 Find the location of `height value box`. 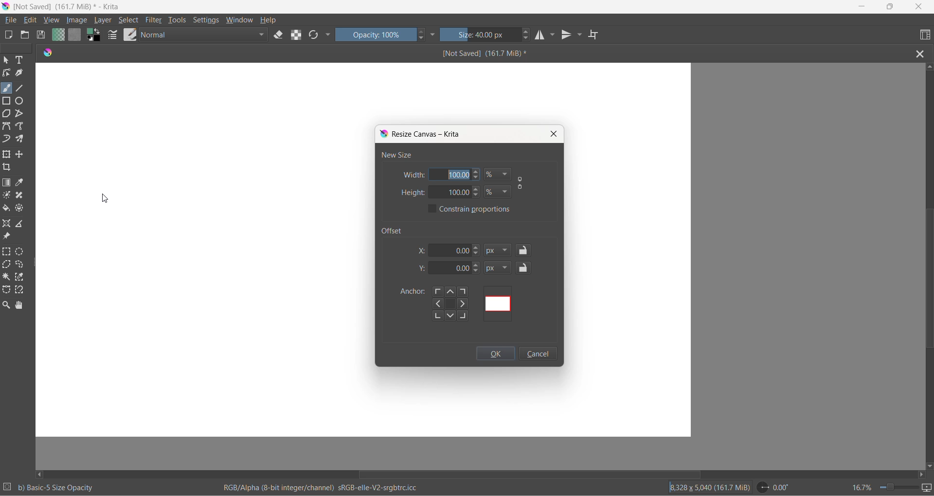

height value box is located at coordinates (450, 193).